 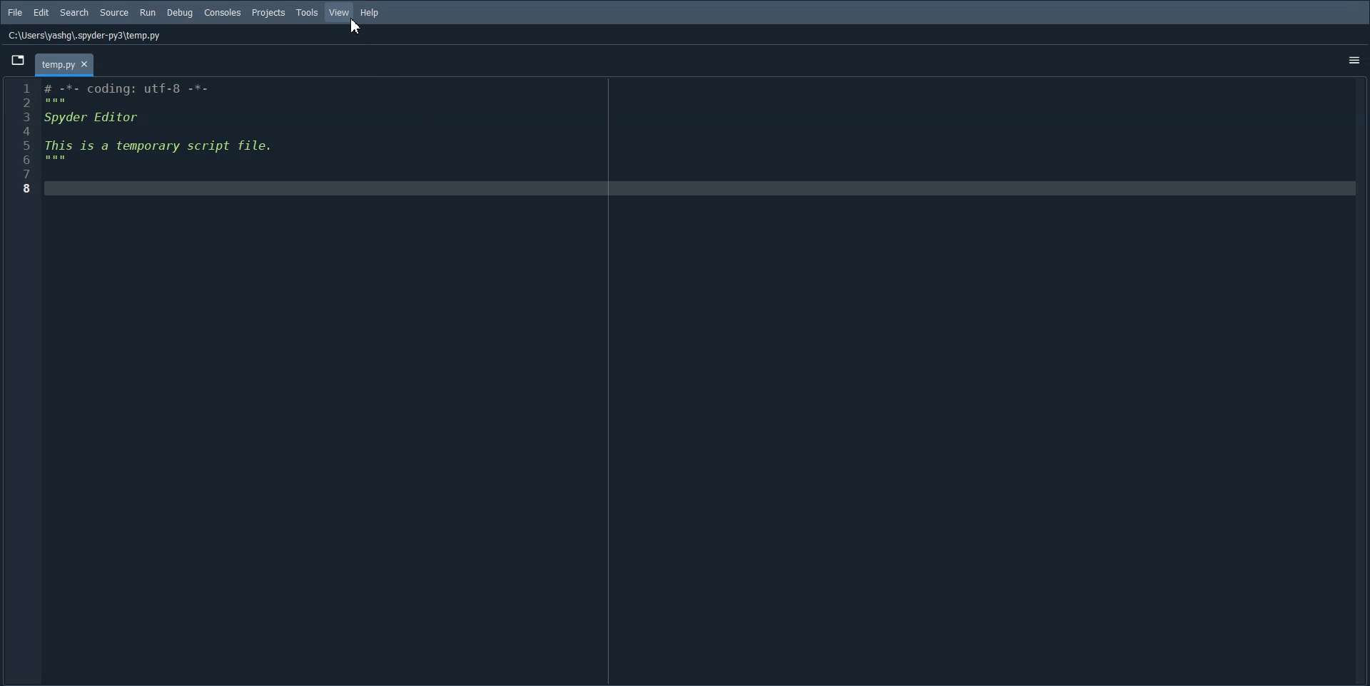 I want to click on cursor, so click(x=355, y=29).